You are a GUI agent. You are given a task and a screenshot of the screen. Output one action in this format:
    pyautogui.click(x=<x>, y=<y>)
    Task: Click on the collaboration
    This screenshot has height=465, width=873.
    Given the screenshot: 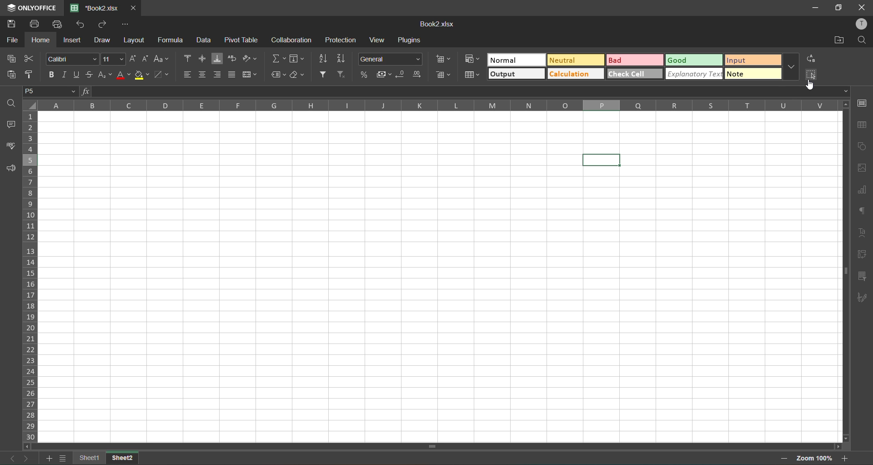 What is the action you would take?
    pyautogui.click(x=290, y=40)
    